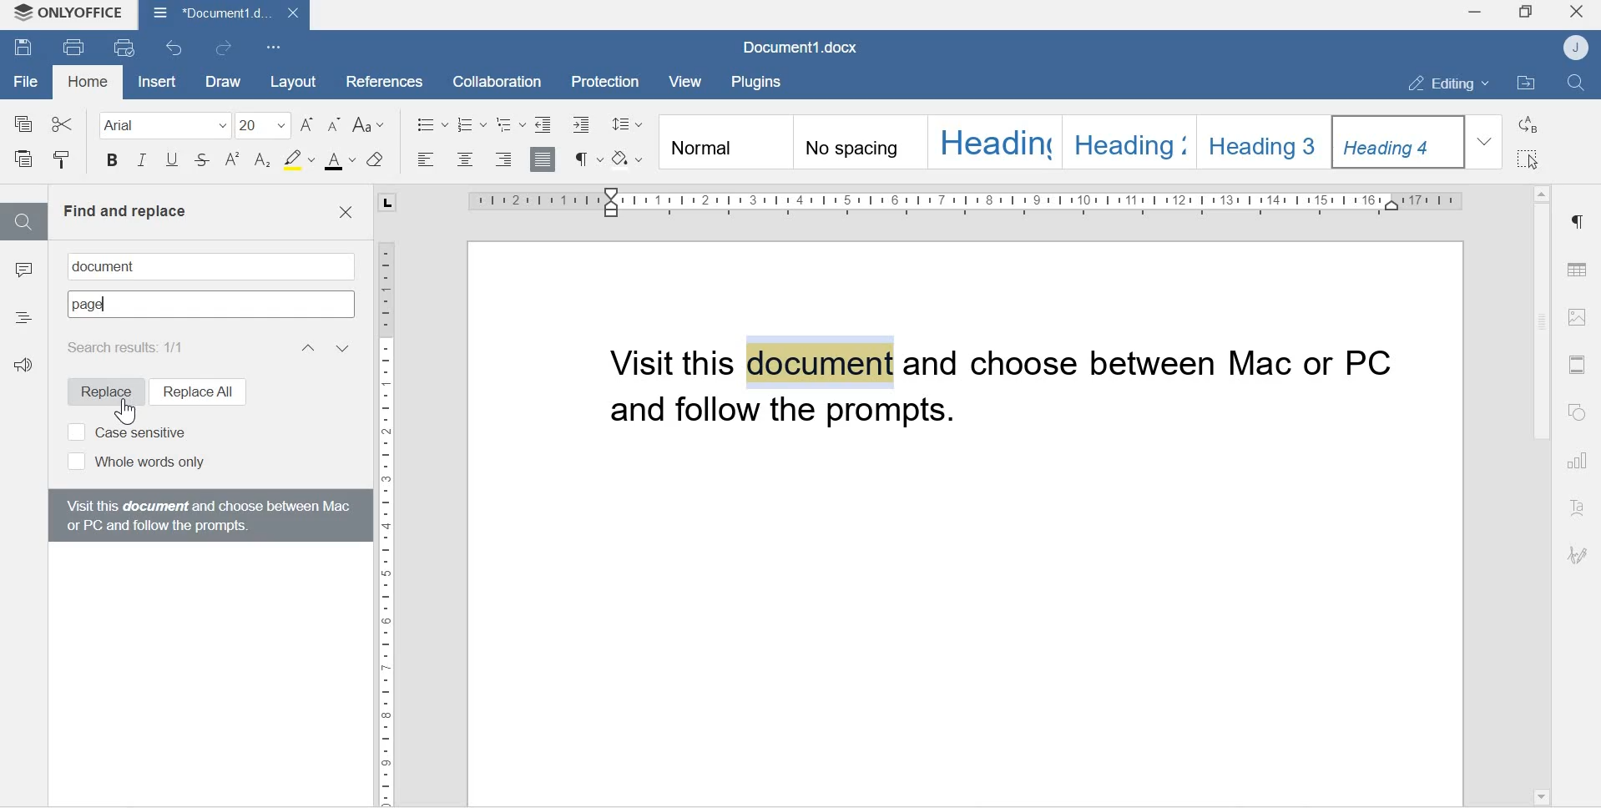 This screenshot has height=808, width=1601. Describe the element at coordinates (1578, 48) in the screenshot. I see `Account` at that location.